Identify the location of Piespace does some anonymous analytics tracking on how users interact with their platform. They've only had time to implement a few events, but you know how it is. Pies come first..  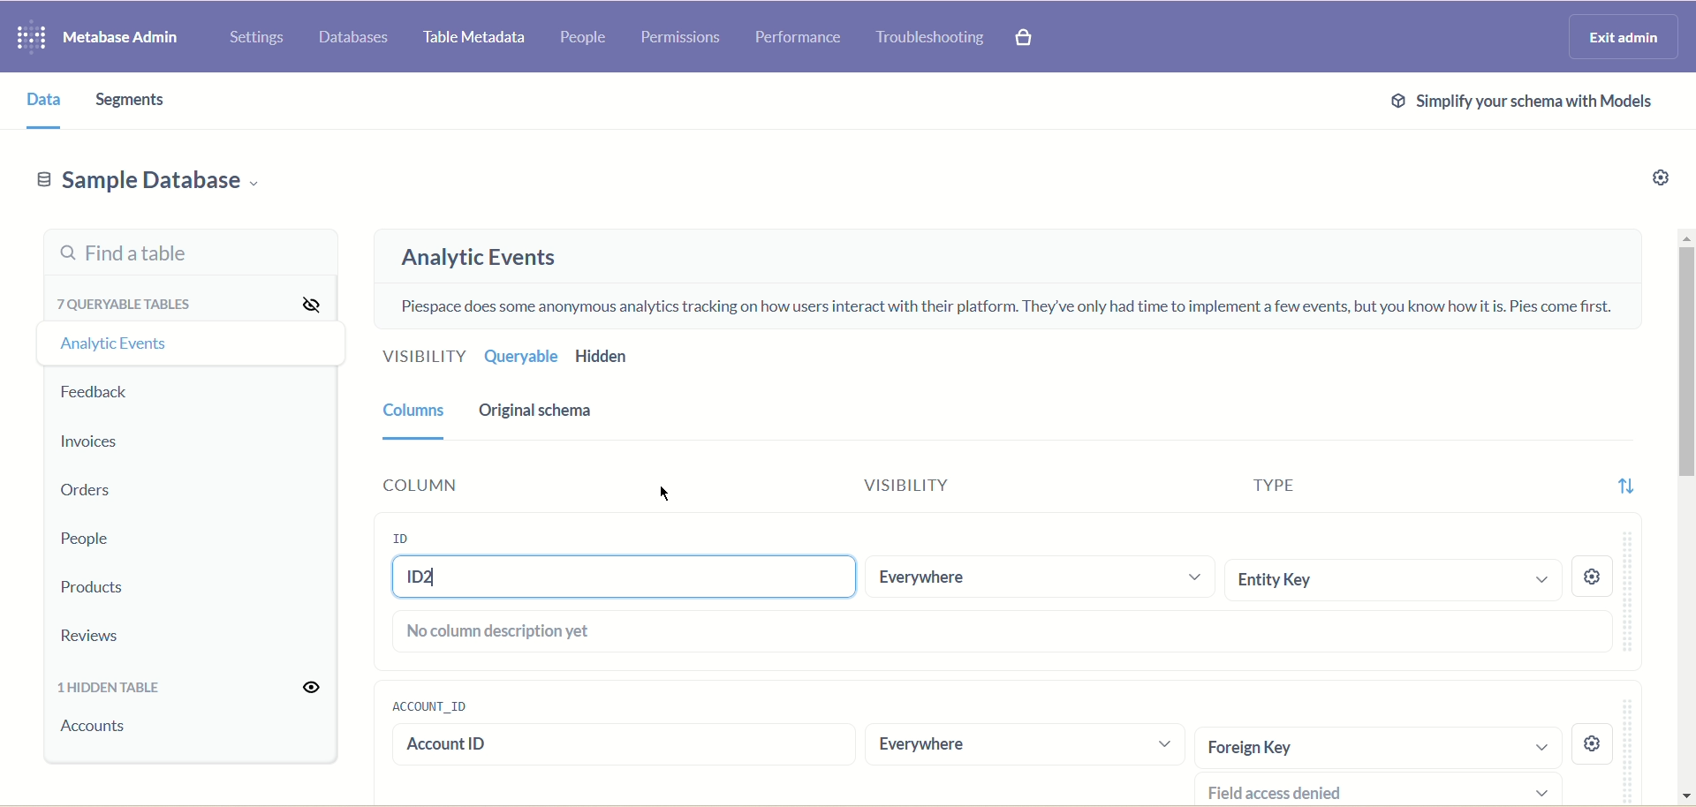
(1008, 308).